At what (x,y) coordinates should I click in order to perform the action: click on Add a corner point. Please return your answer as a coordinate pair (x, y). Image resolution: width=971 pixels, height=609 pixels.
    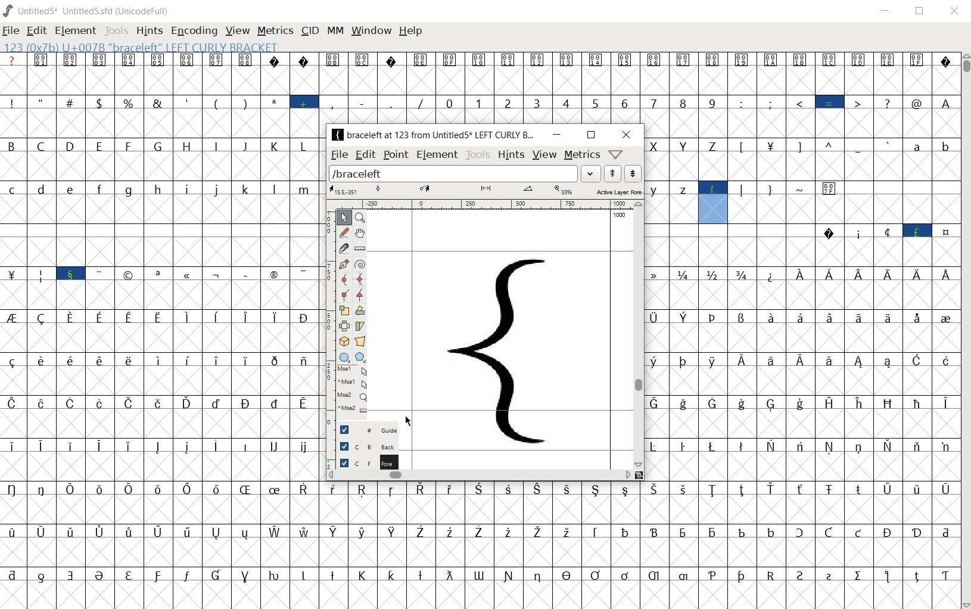
    Looking at the image, I should click on (344, 295).